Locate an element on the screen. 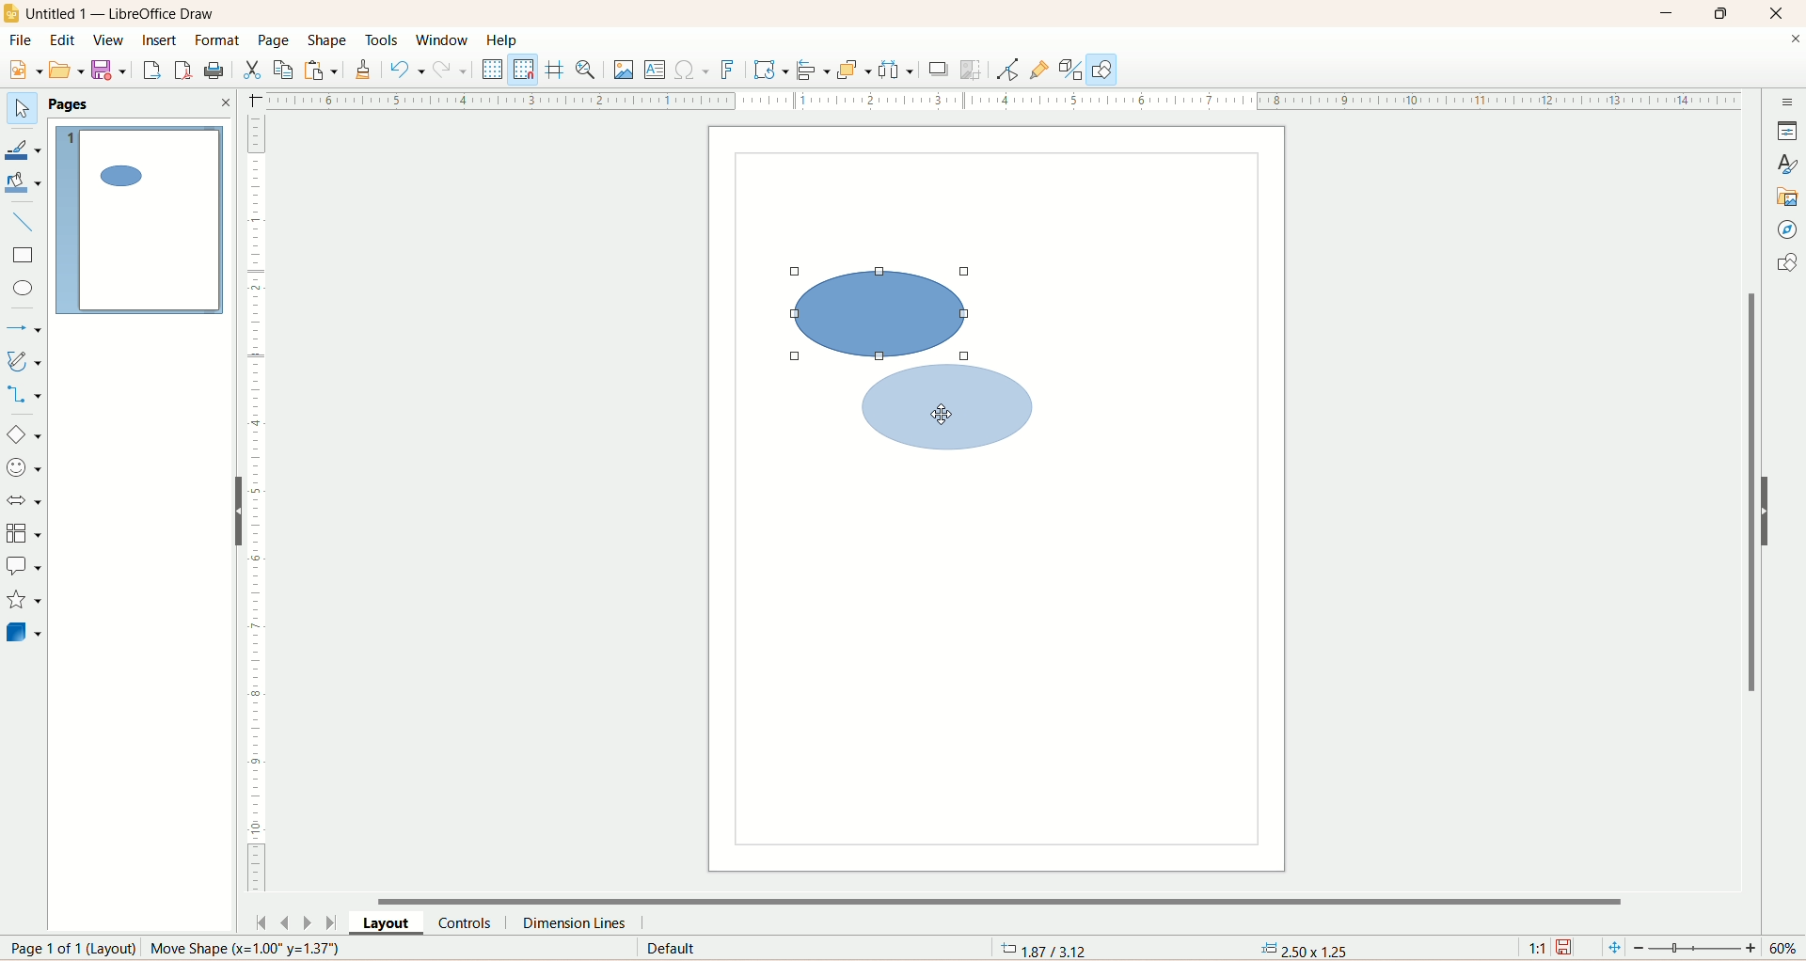  coordinates is located at coordinates (1047, 950).